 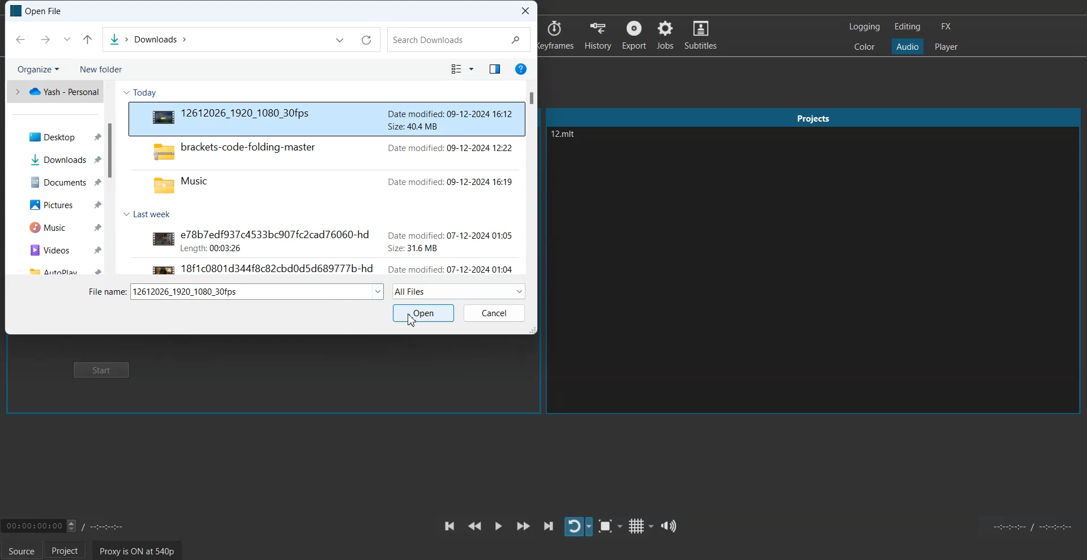 What do you see at coordinates (152, 213) in the screenshot?
I see `Last Week` at bounding box center [152, 213].